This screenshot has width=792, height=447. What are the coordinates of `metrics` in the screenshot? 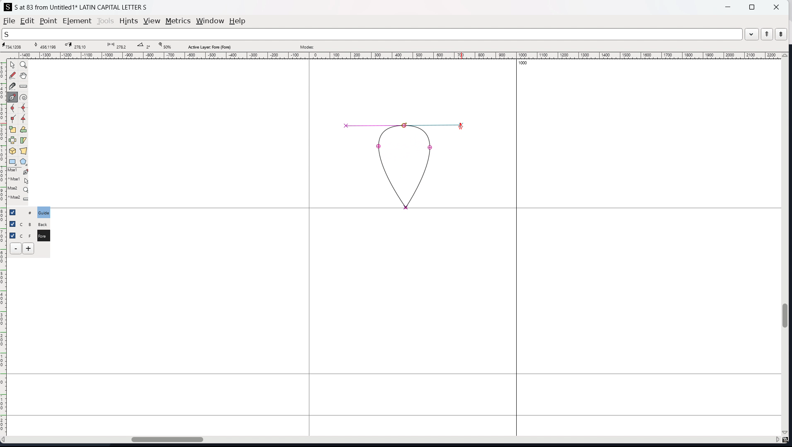 It's located at (178, 21).